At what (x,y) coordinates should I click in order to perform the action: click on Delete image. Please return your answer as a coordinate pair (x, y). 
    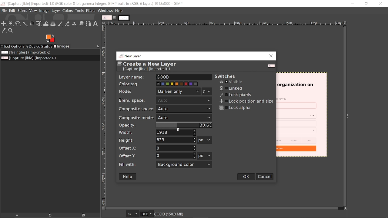
    Looking at the image, I should click on (83, 215).